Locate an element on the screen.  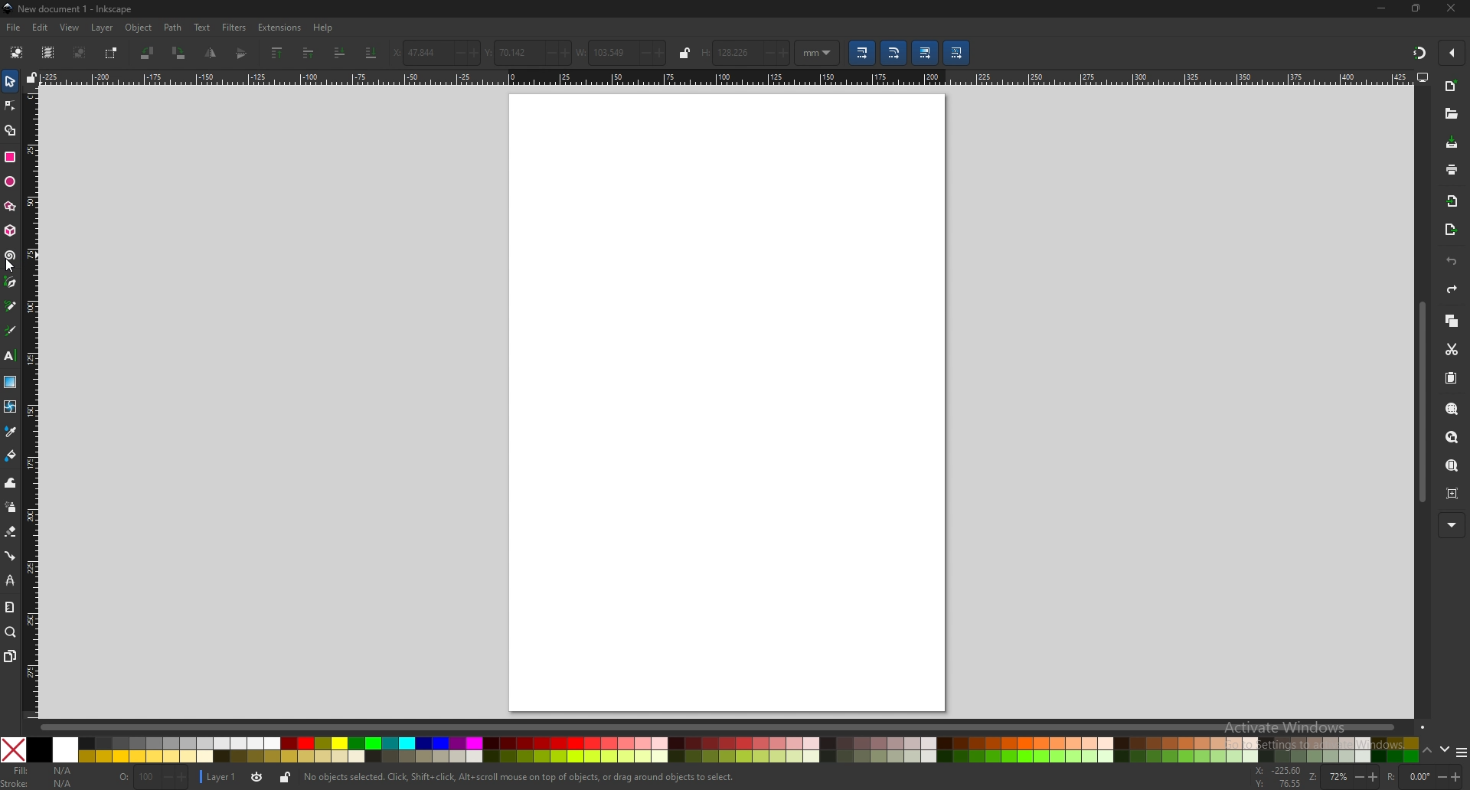
layer is located at coordinates (103, 28).